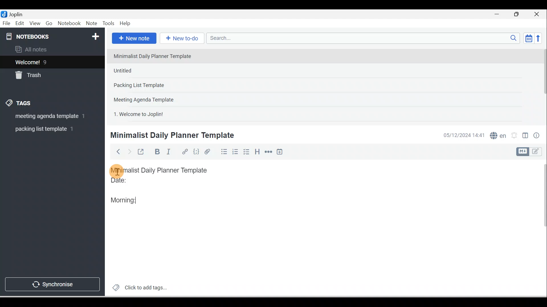  What do you see at coordinates (257, 151) in the screenshot?
I see `Heading` at bounding box center [257, 151].